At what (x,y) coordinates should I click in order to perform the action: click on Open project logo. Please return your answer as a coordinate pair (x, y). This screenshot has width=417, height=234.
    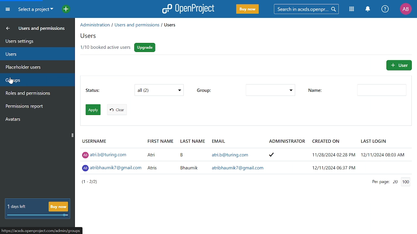
    Looking at the image, I should click on (188, 9).